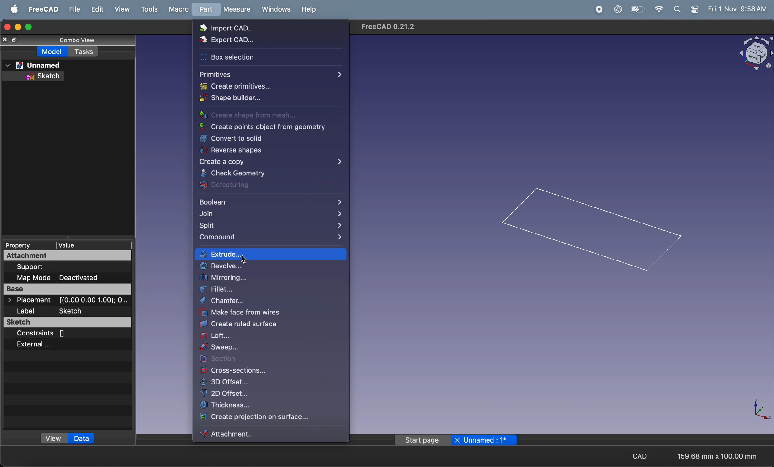 The height and width of the screenshot is (467, 774). What do you see at coordinates (265, 313) in the screenshot?
I see `make face from wired` at bounding box center [265, 313].